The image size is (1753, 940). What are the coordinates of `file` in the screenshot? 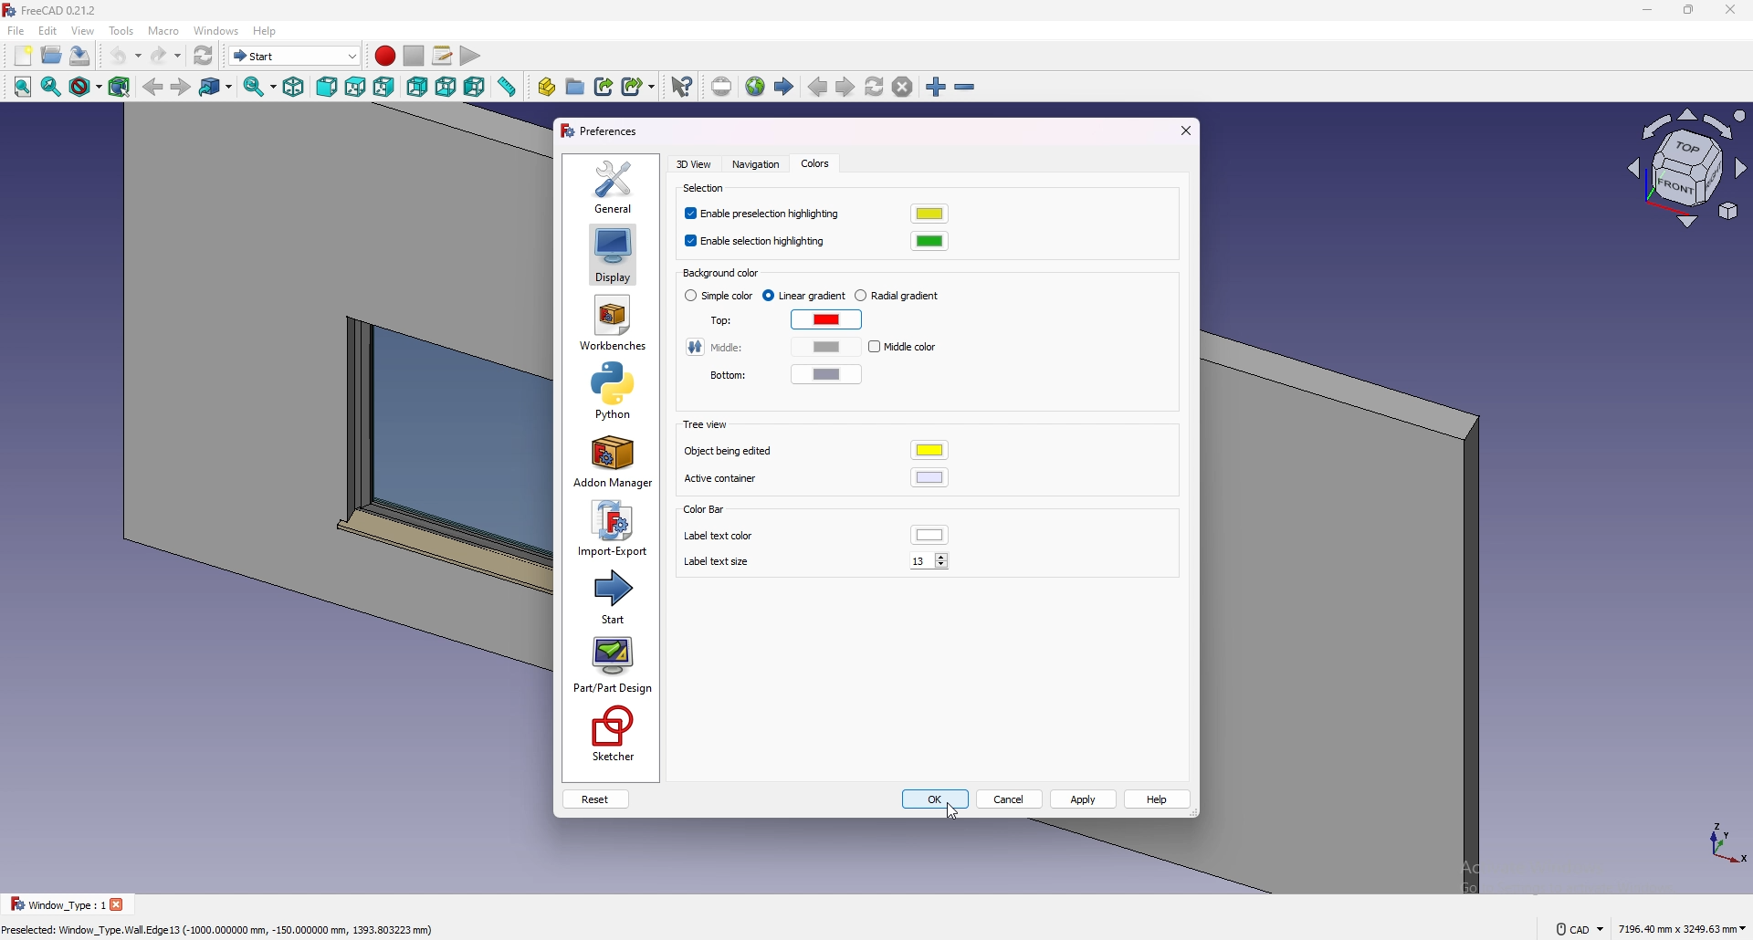 It's located at (16, 31).